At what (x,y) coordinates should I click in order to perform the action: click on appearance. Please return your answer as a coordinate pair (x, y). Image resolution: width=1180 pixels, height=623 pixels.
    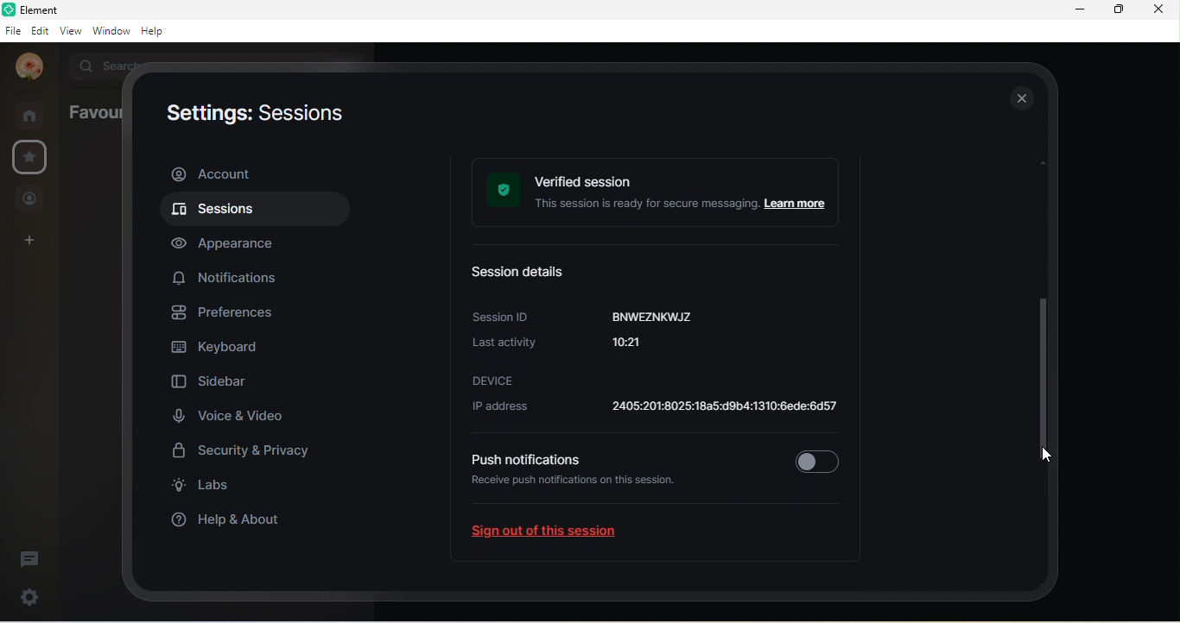
    Looking at the image, I should click on (232, 243).